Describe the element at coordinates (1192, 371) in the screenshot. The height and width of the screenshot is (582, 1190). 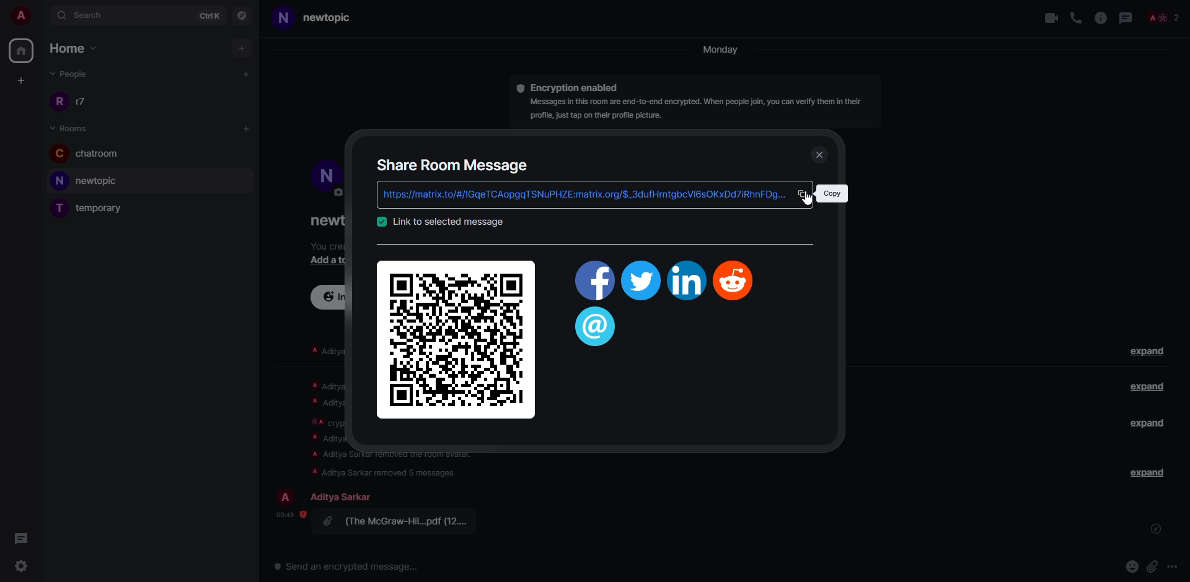
I see `scroll bar` at that location.